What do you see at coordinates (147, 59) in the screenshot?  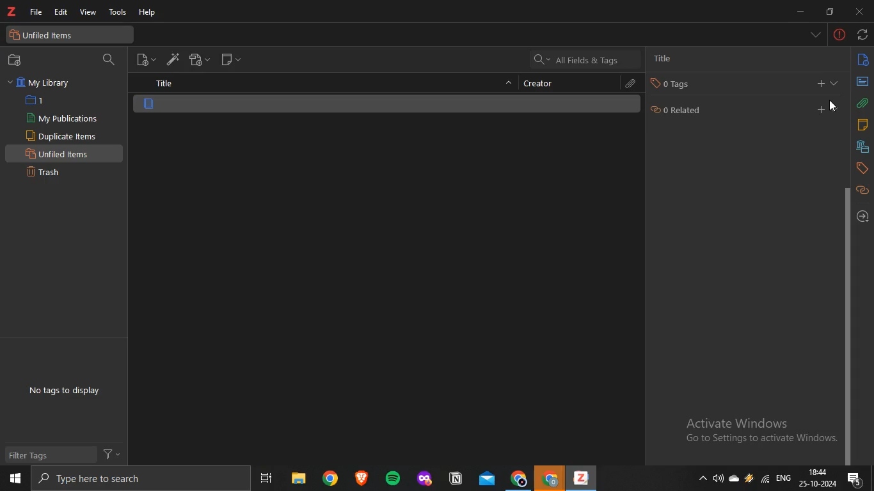 I see `new item` at bounding box center [147, 59].